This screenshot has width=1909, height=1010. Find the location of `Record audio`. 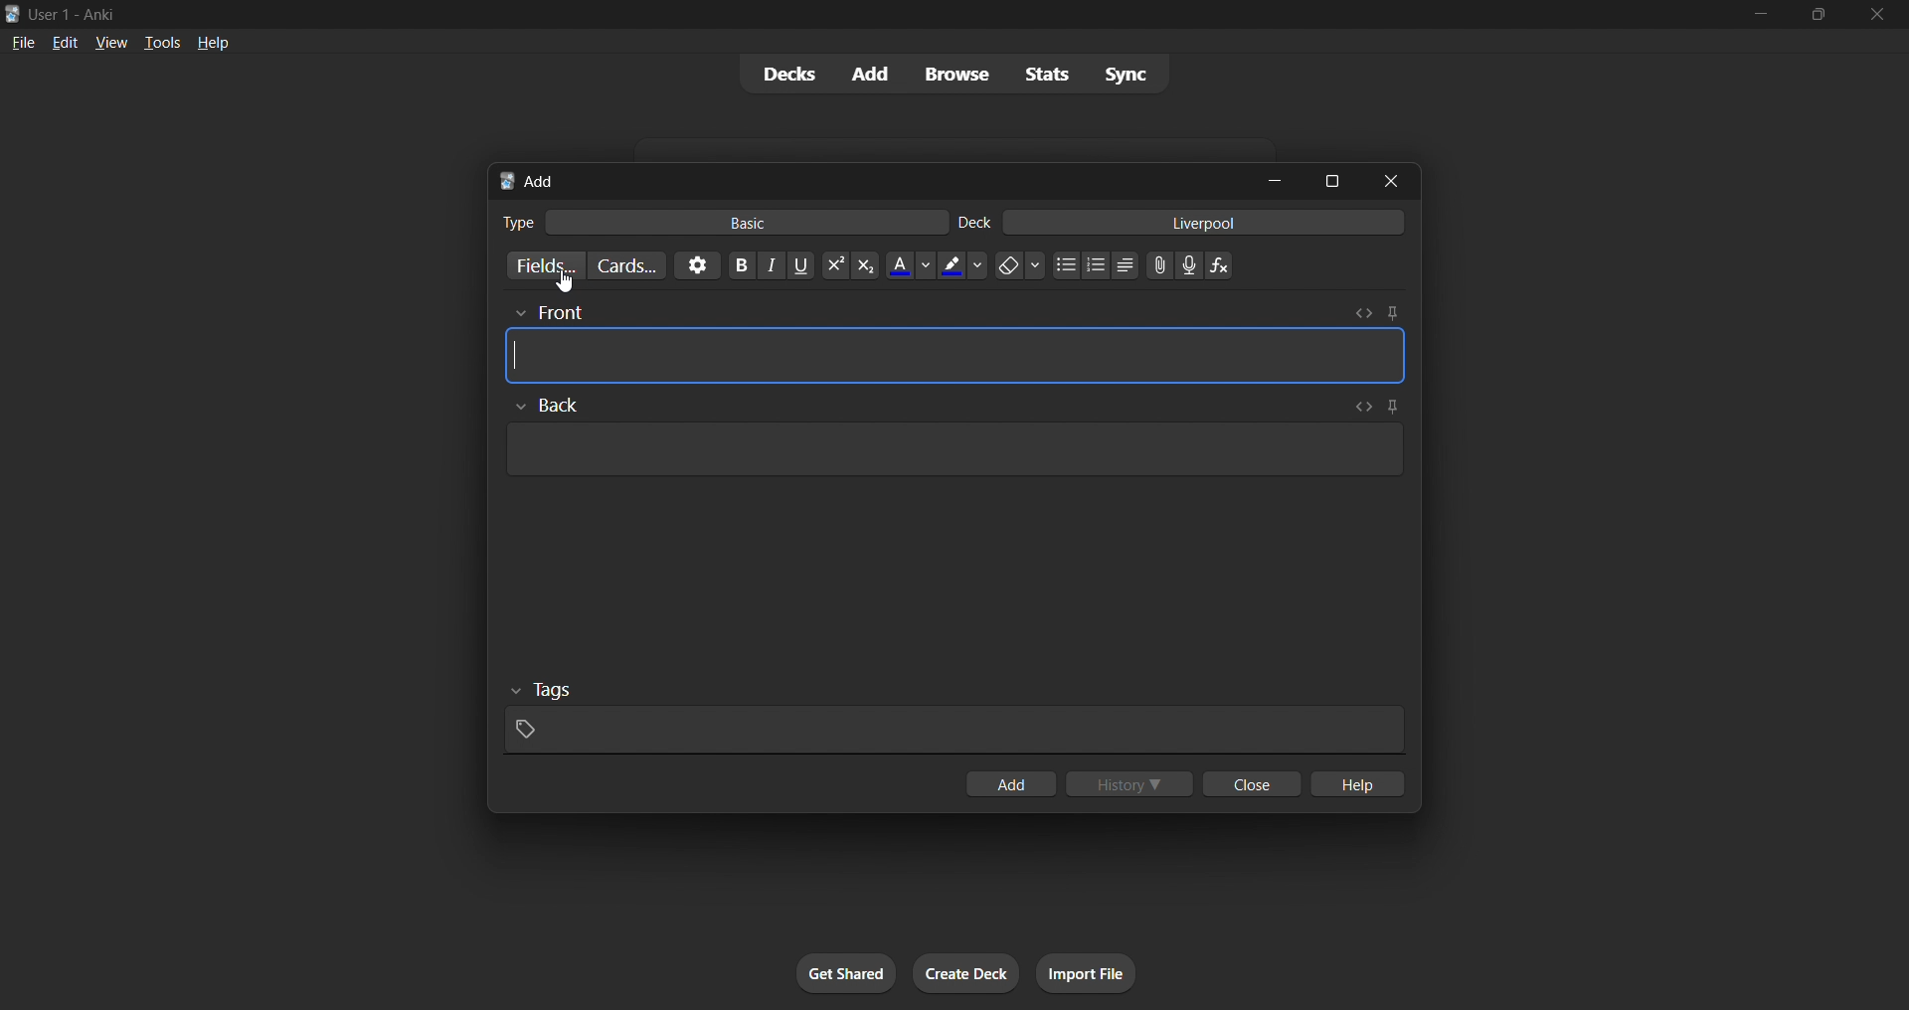

Record audio is located at coordinates (1189, 265).